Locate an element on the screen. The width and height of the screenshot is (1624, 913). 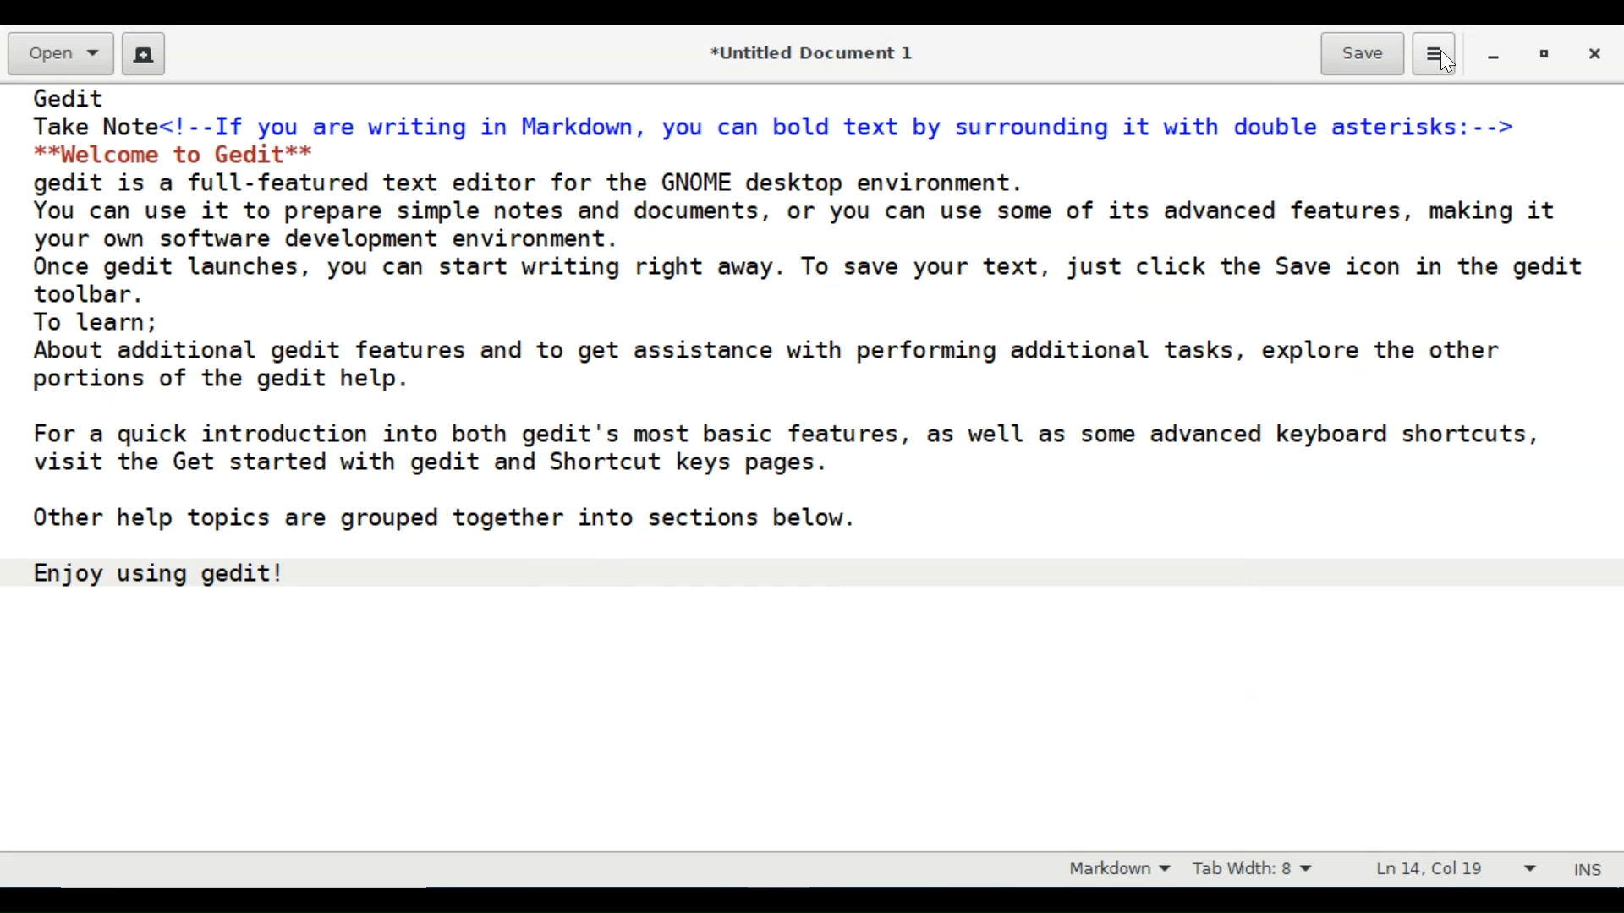
**palcome to Gedit** is located at coordinates (181, 153).